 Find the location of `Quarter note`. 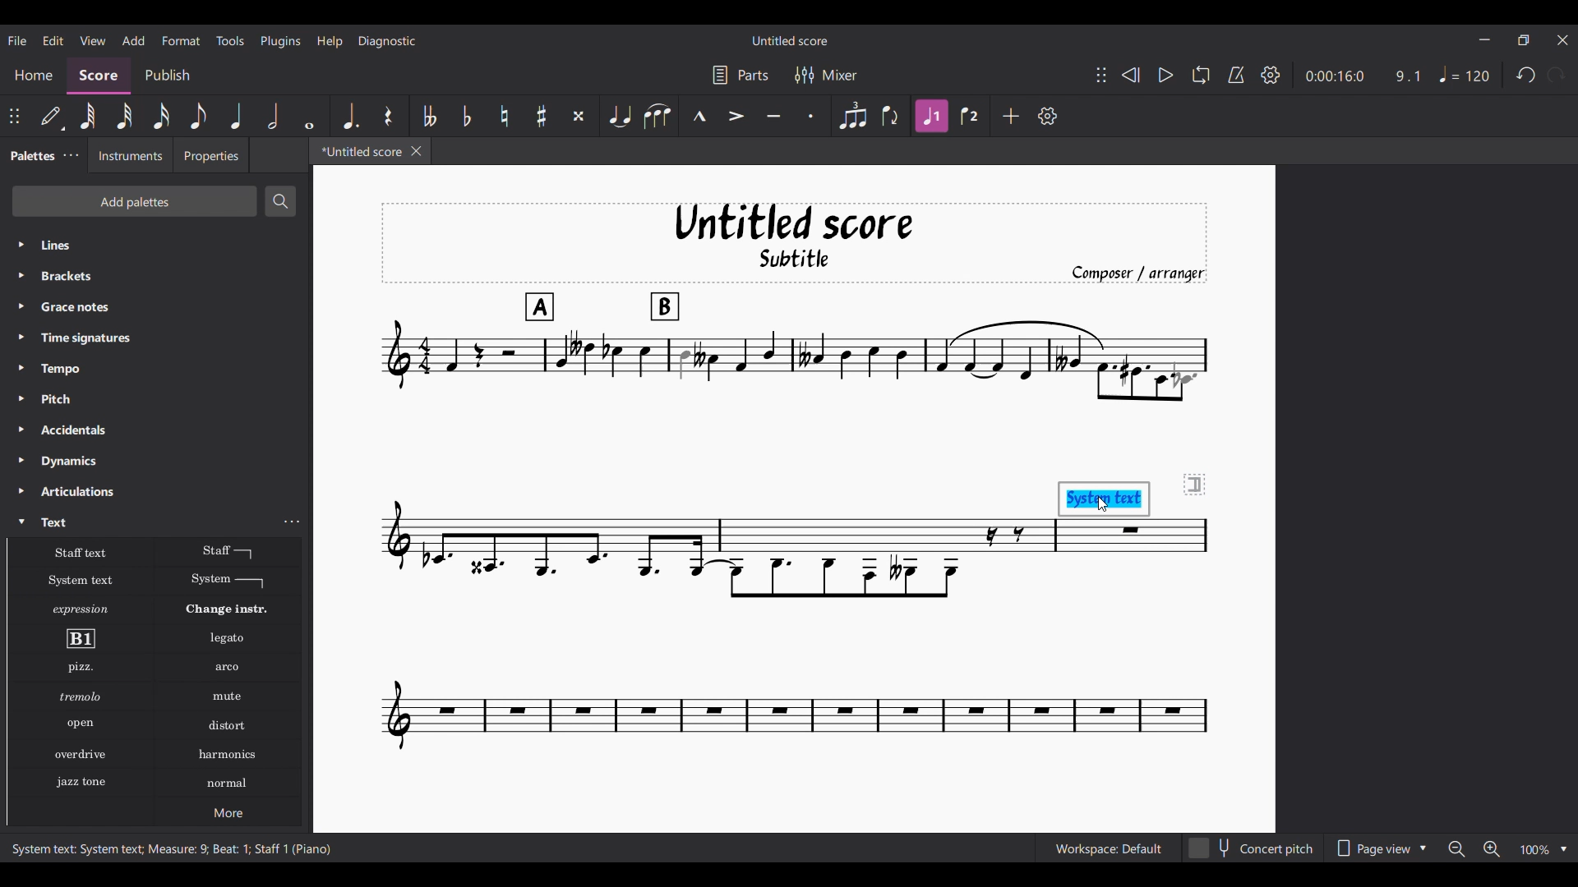

Quarter note is located at coordinates (236, 115).